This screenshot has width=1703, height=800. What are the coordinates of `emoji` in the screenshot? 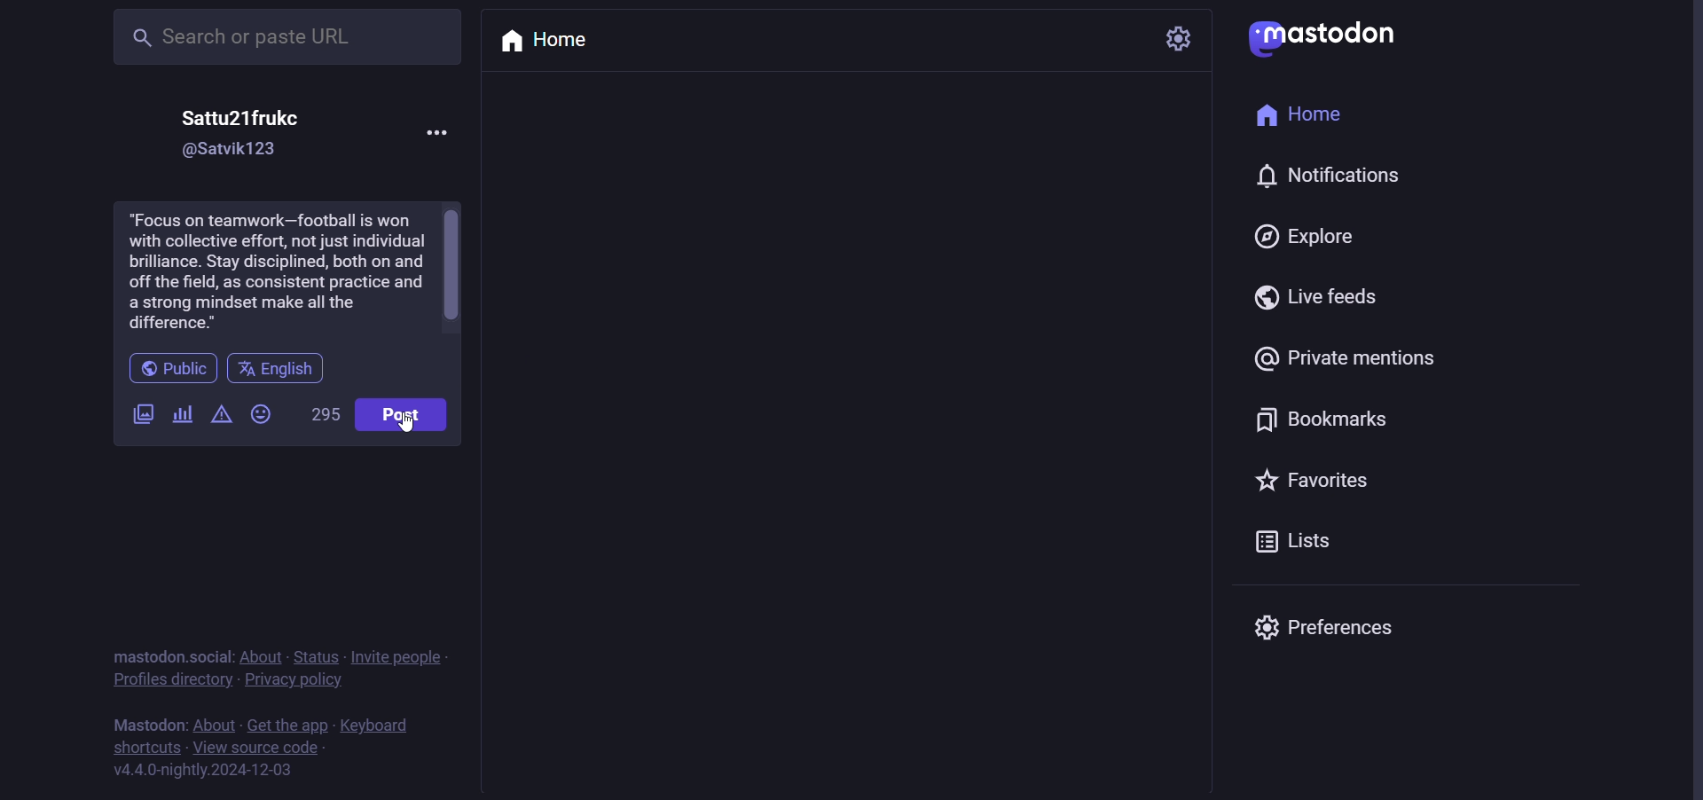 It's located at (261, 406).